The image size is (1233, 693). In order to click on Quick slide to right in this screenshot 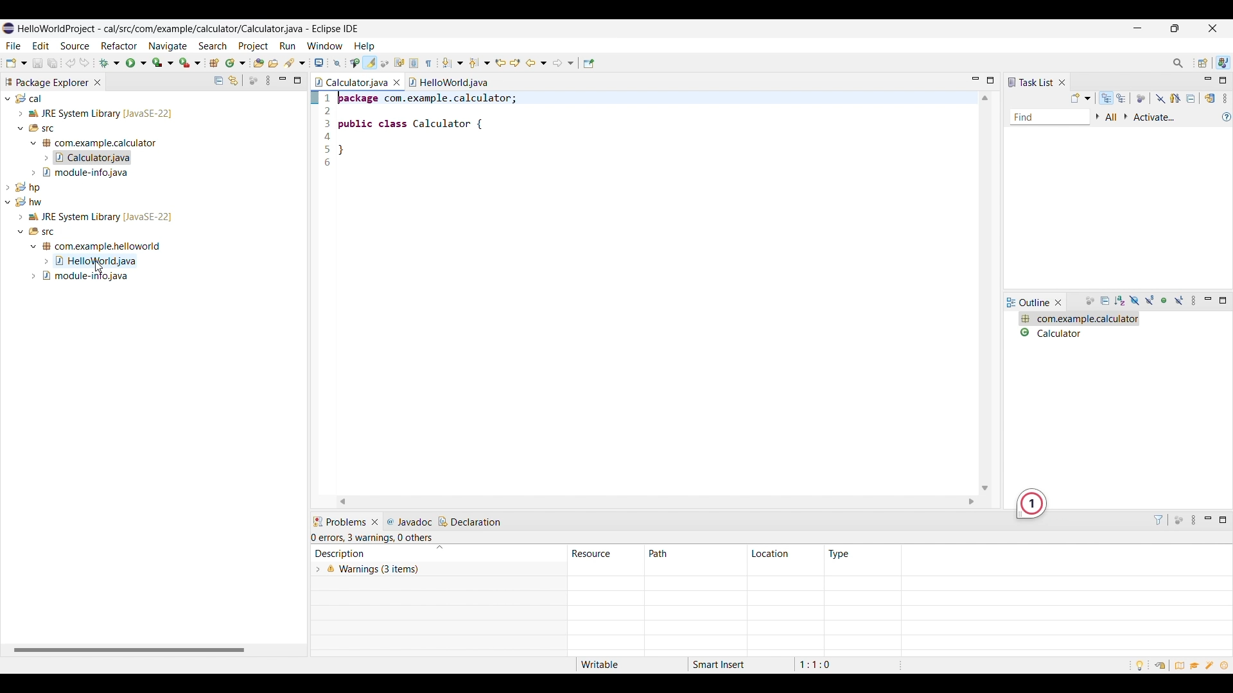, I will do `click(972, 502)`.